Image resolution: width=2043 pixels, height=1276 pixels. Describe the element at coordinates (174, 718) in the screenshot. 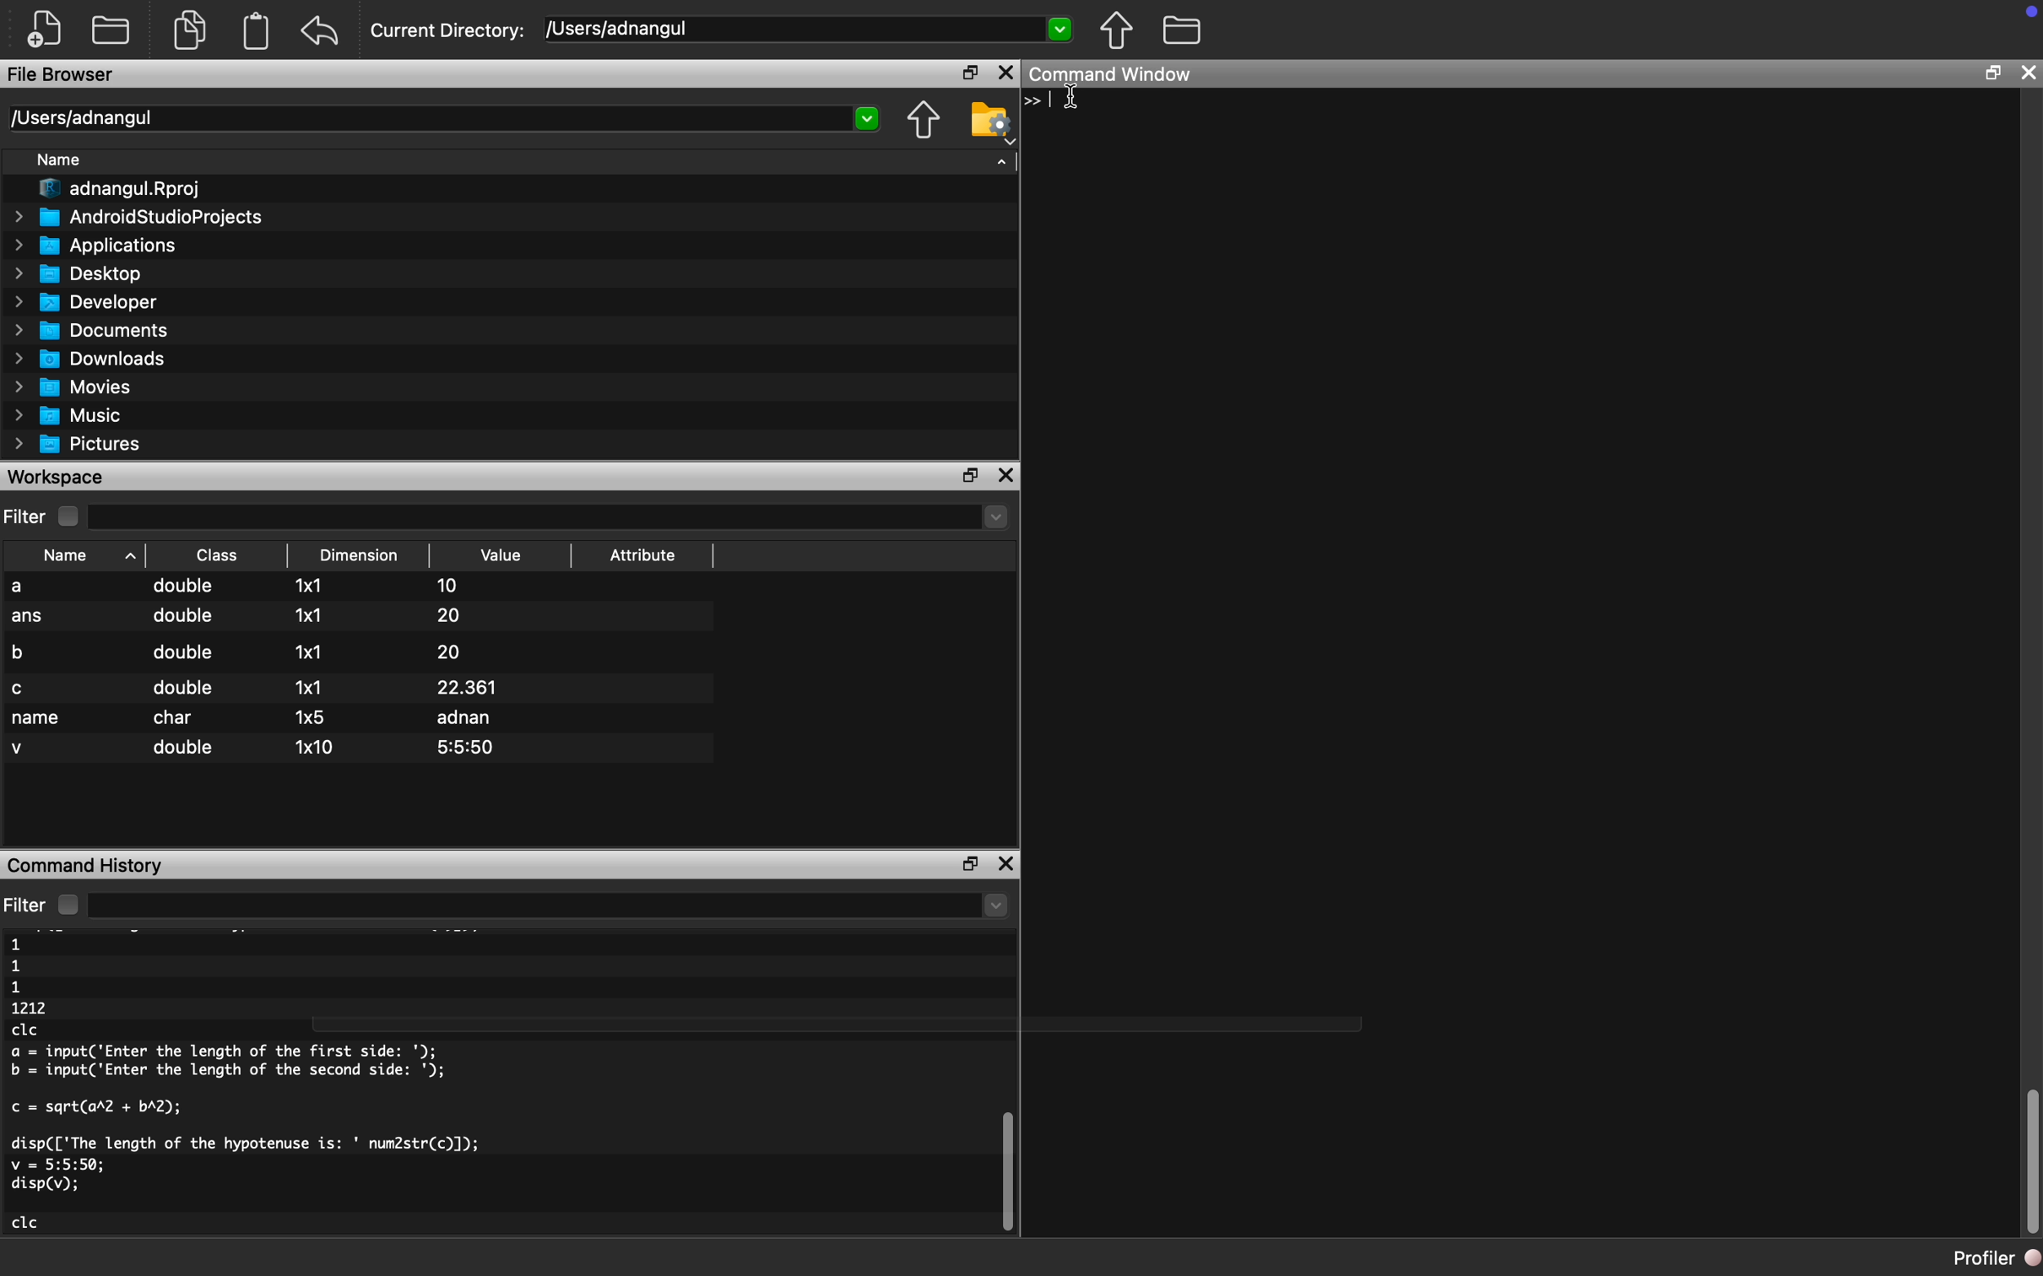

I see `char` at that location.